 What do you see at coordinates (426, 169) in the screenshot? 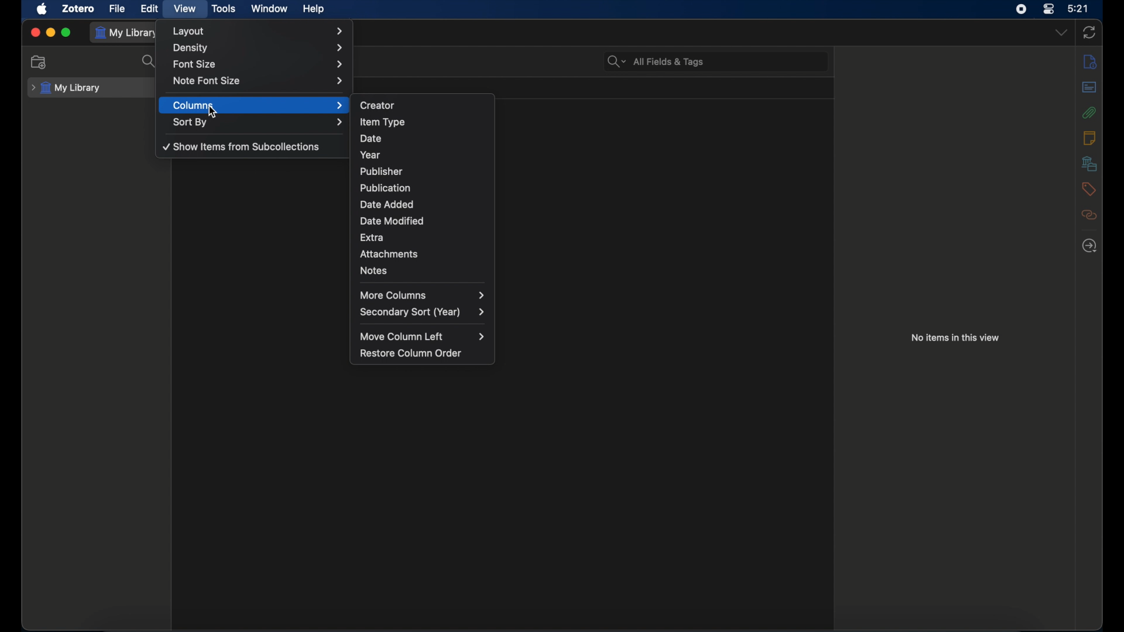
I see `publisher` at bounding box center [426, 169].